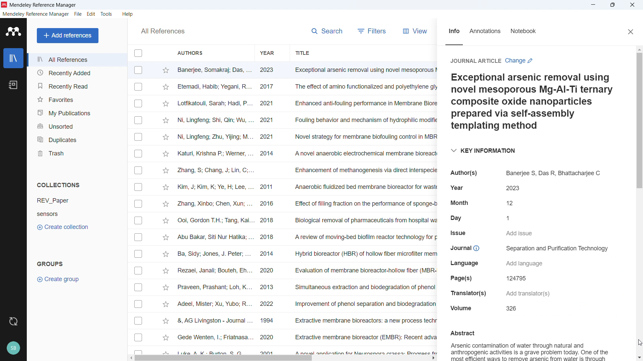  Describe the element at coordinates (214, 70) in the screenshot. I see `banerjee somakraj,das` at that location.